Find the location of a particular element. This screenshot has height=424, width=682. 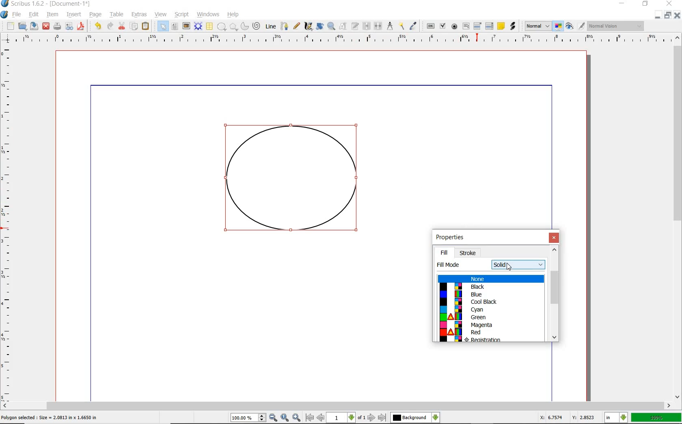

CLOSE is located at coordinates (668, 4).